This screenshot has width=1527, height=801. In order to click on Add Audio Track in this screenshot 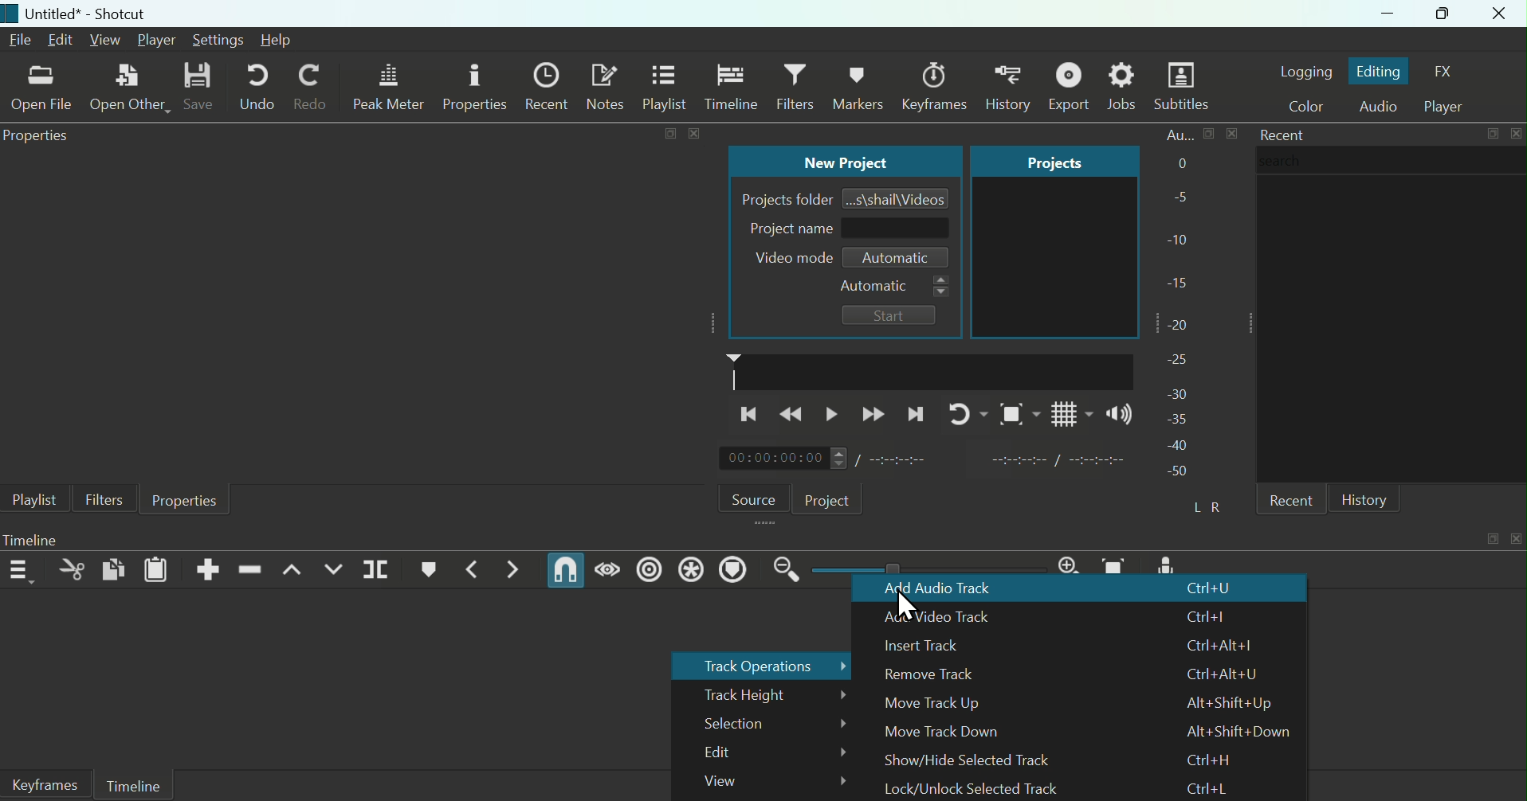, I will do `click(960, 591)`.